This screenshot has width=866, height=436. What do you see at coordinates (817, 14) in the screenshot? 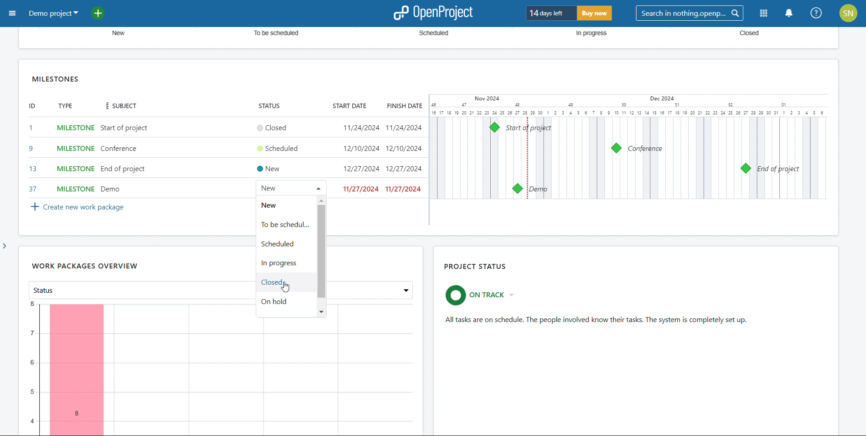
I see `help` at bounding box center [817, 14].